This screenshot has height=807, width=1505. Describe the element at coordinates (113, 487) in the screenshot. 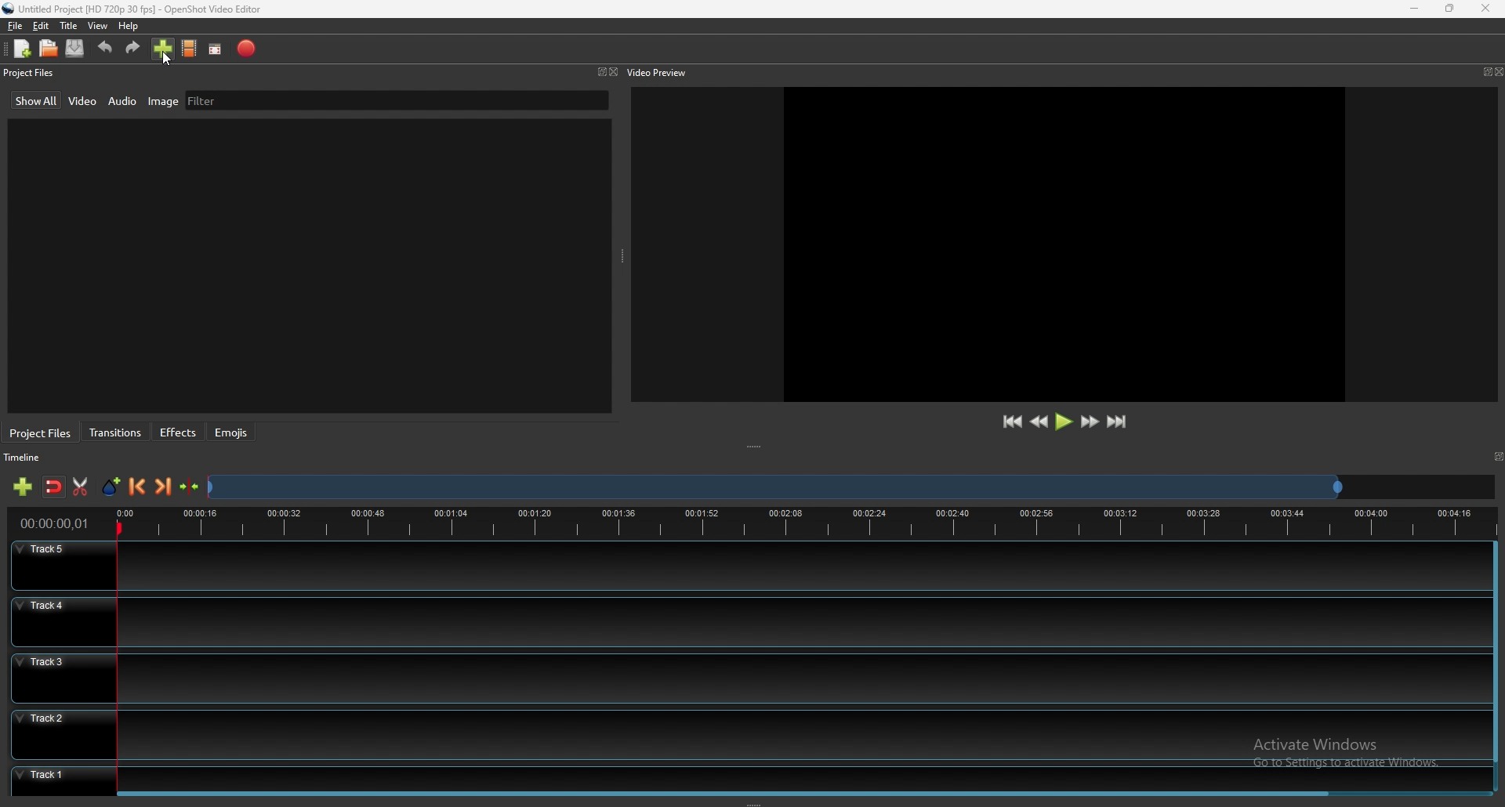

I see `add marker` at that location.